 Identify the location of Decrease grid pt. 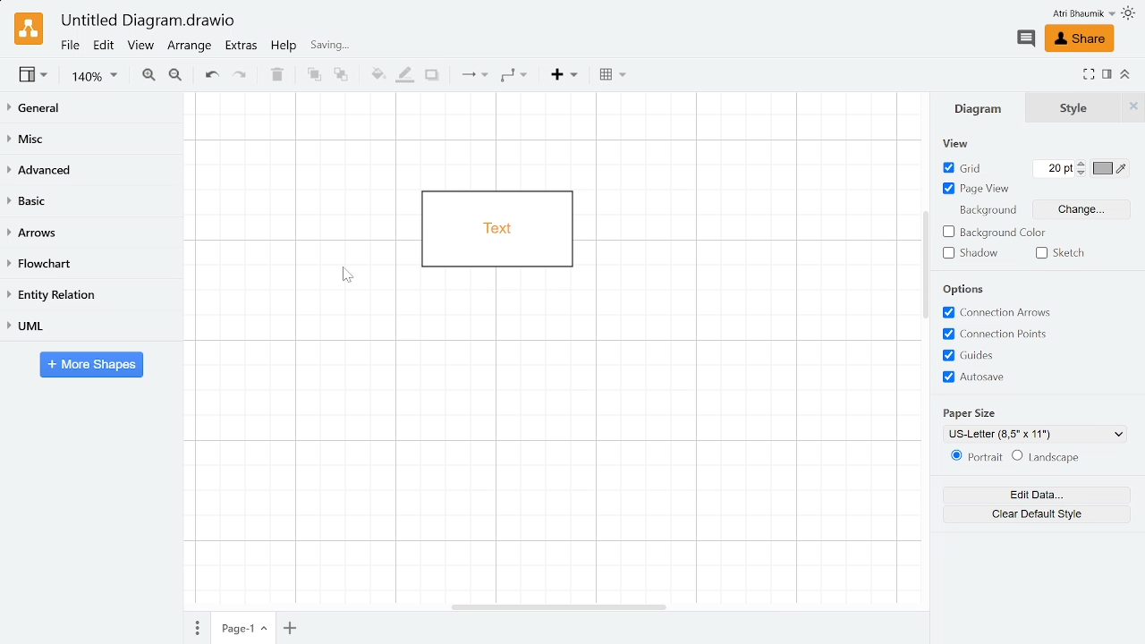
(1083, 173).